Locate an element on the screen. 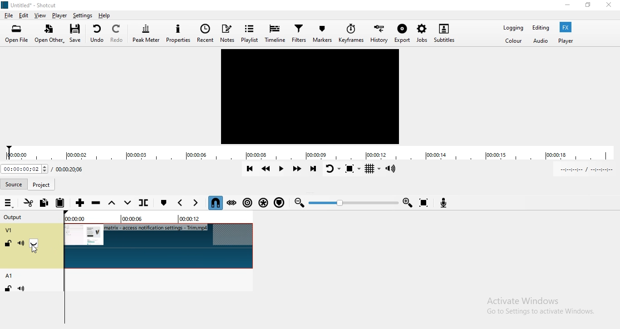  Open other  is located at coordinates (50, 35).